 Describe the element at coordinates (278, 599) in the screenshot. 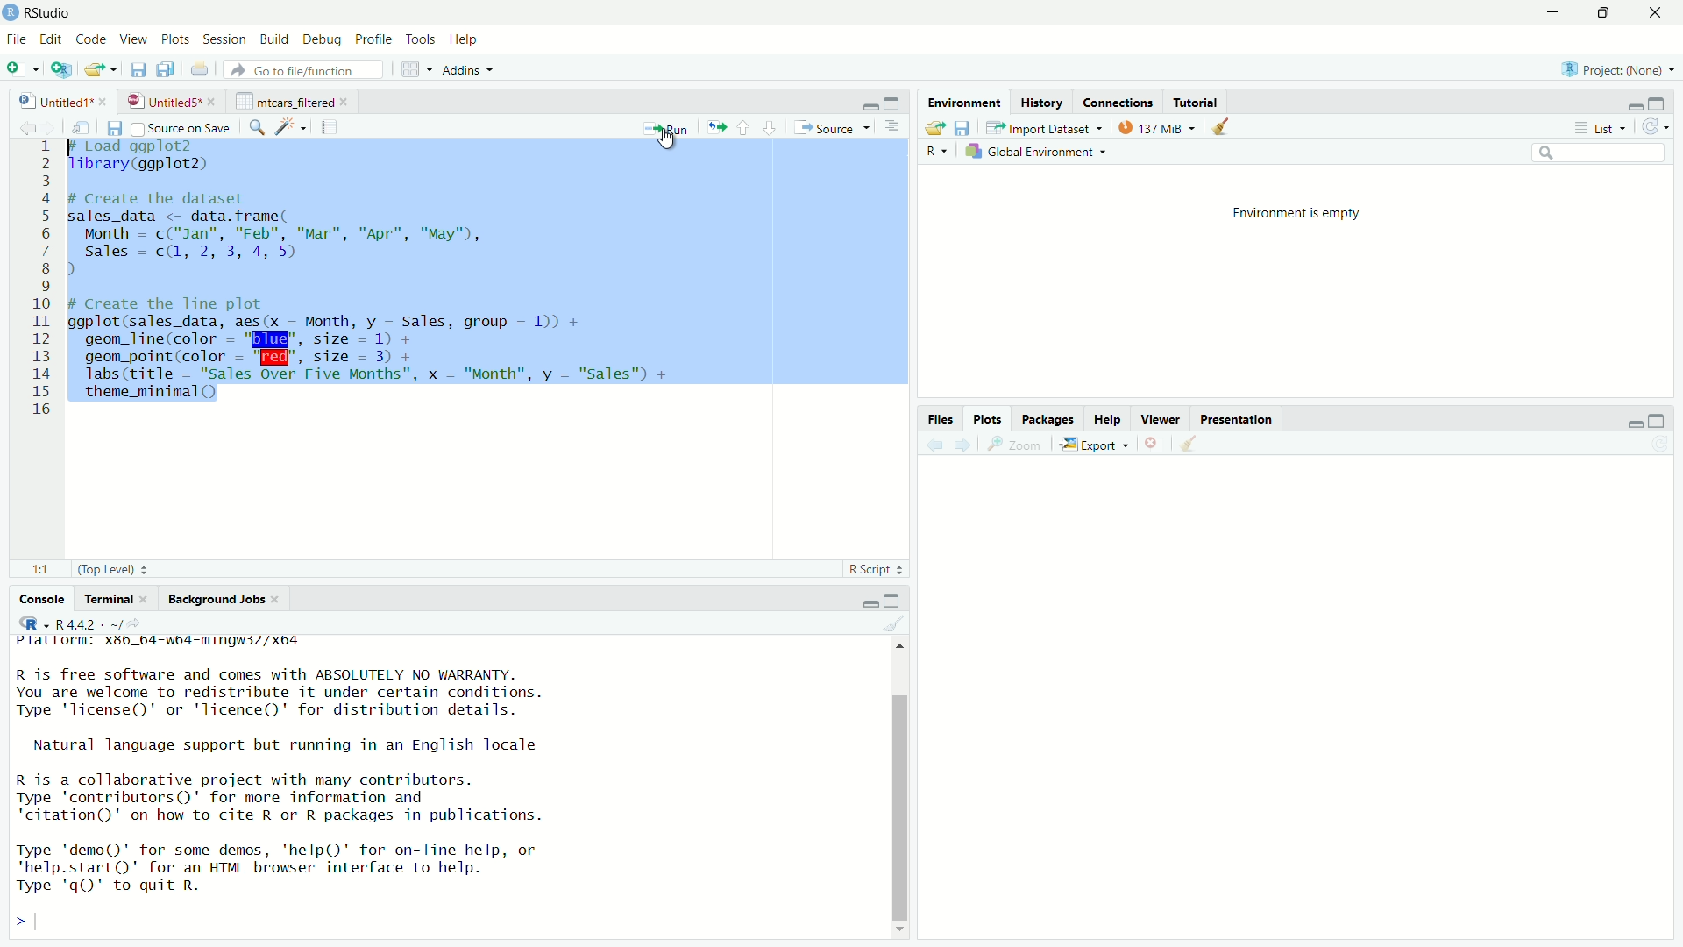

I see `close` at that location.